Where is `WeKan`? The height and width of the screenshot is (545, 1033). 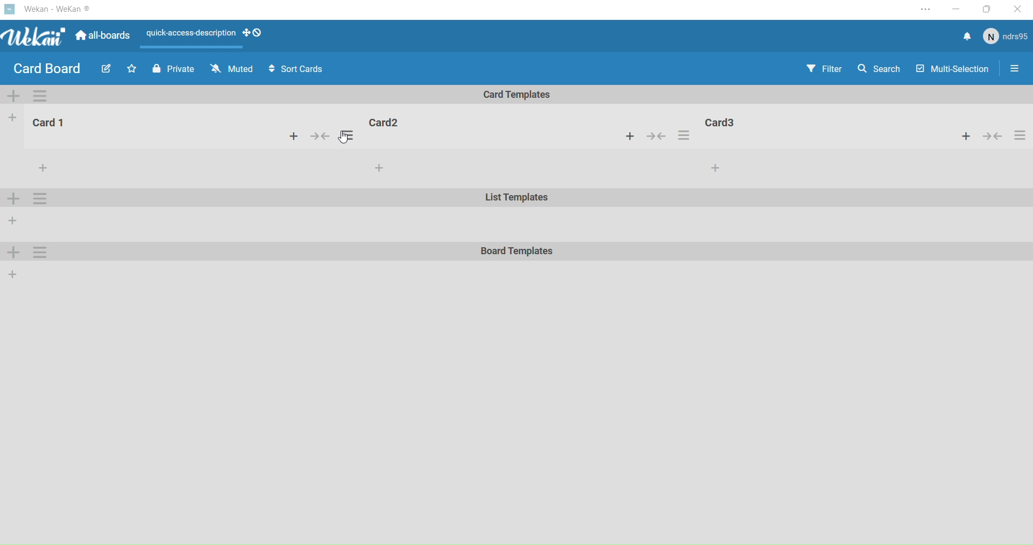 WeKan is located at coordinates (49, 9).